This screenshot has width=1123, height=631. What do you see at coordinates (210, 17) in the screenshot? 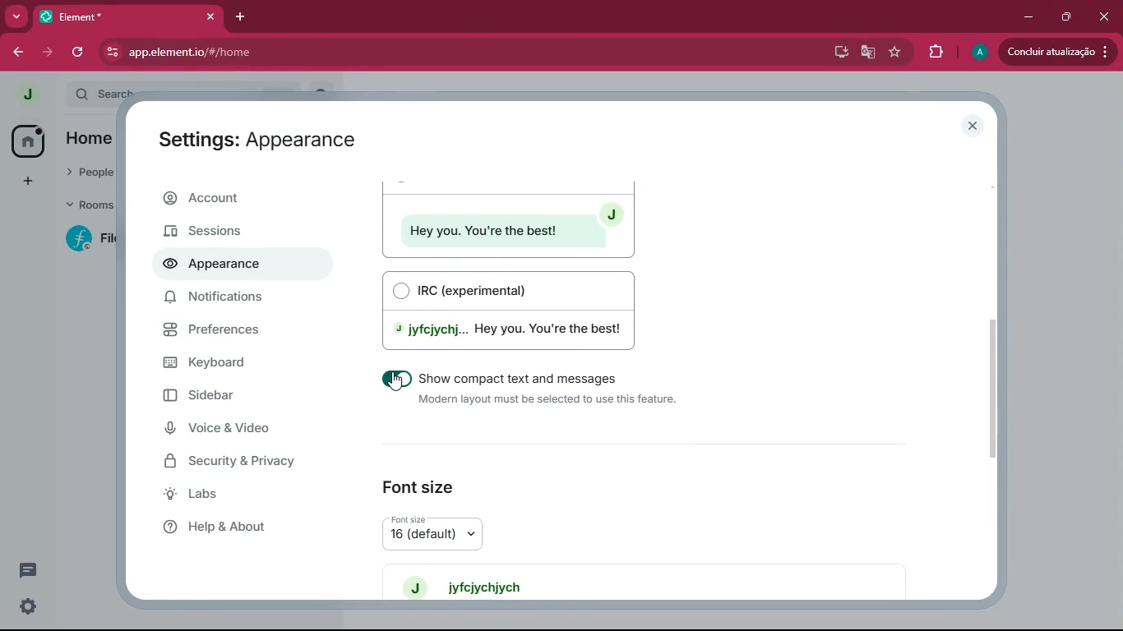
I see `close` at bounding box center [210, 17].